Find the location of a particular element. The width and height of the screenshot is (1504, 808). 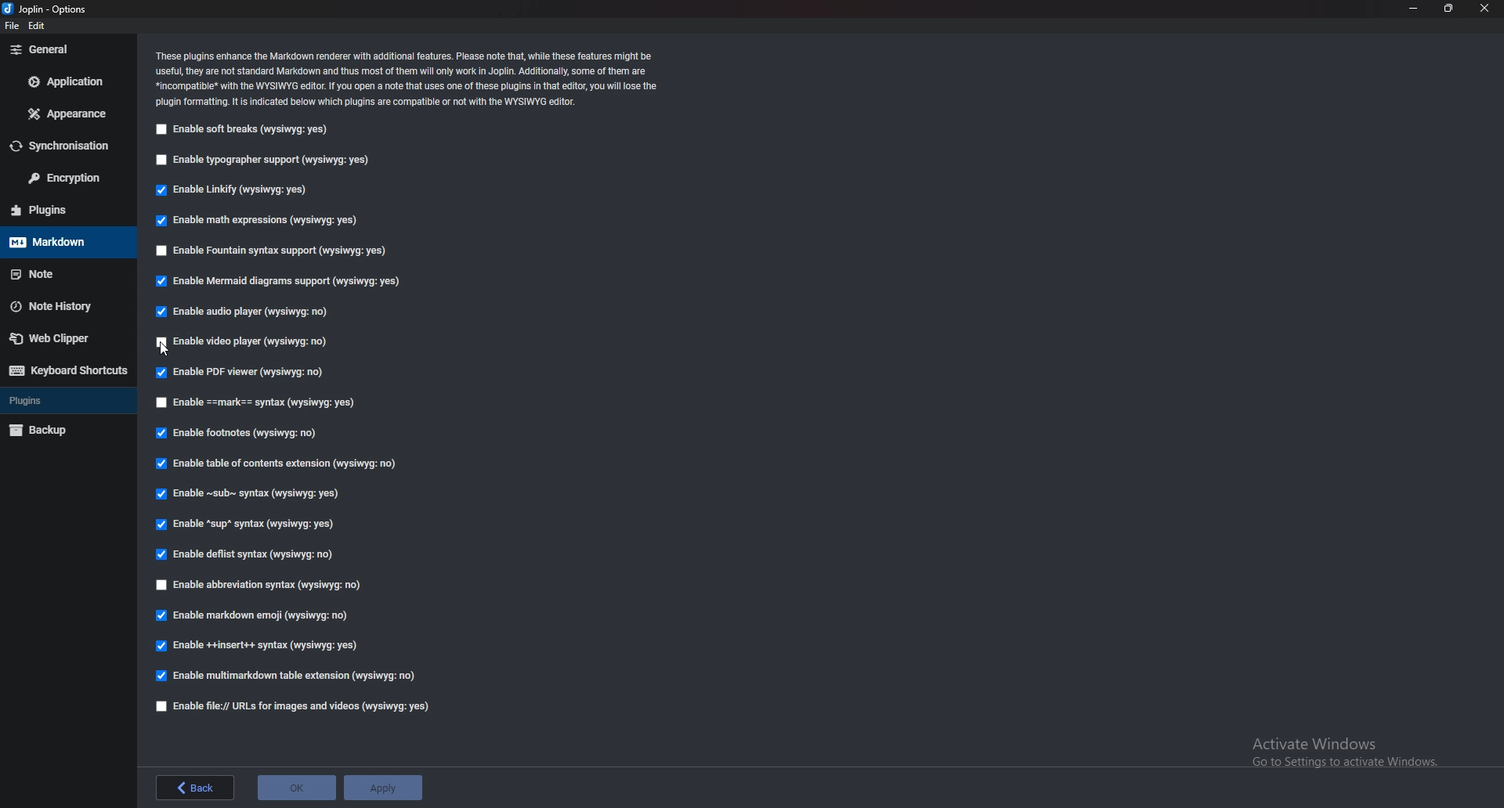

enable footnotes is located at coordinates (240, 434).